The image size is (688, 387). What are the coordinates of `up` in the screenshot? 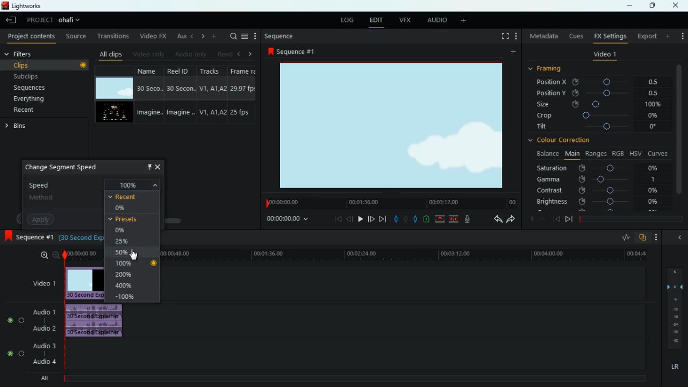 It's located at (441, 219).